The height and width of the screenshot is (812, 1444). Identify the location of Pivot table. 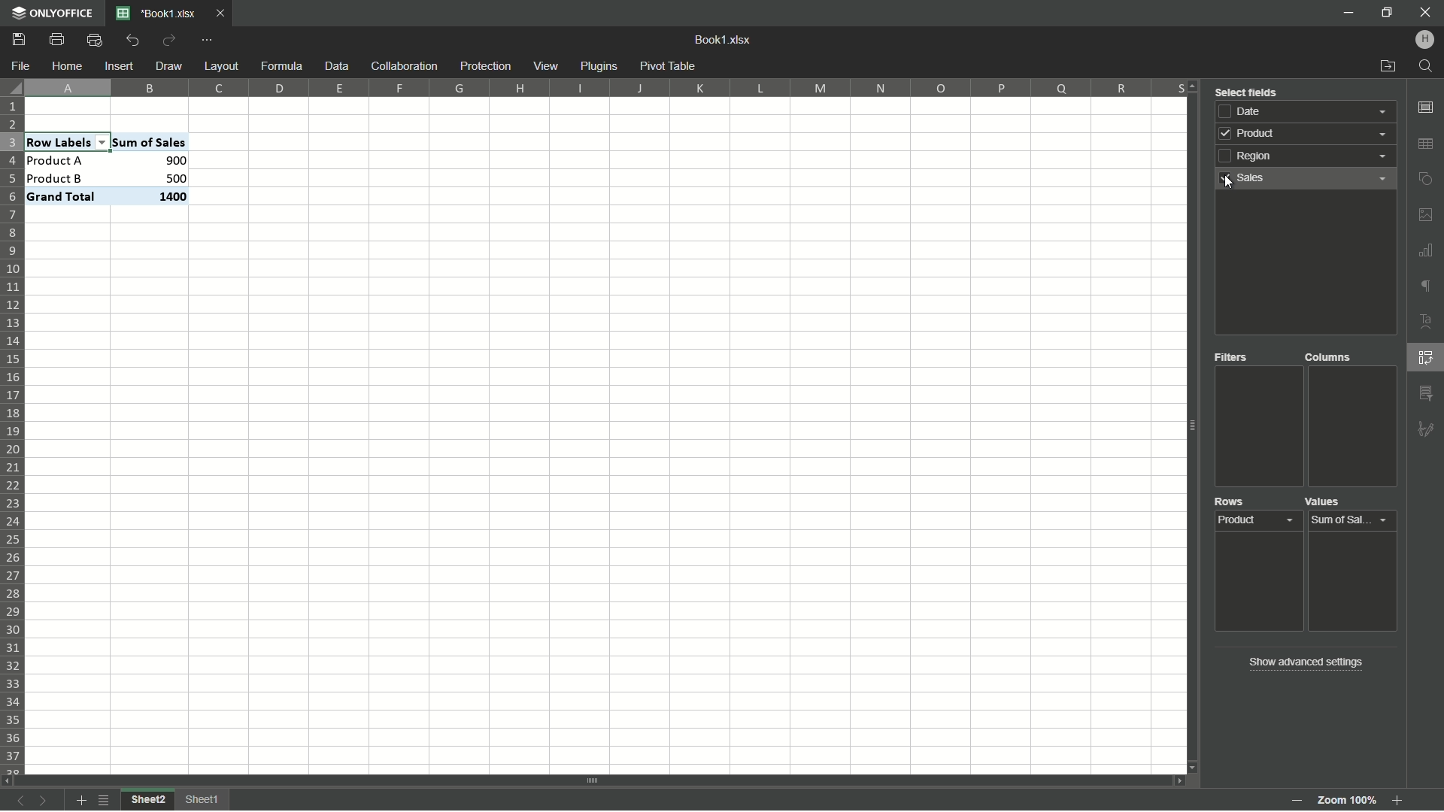
(669, 66).